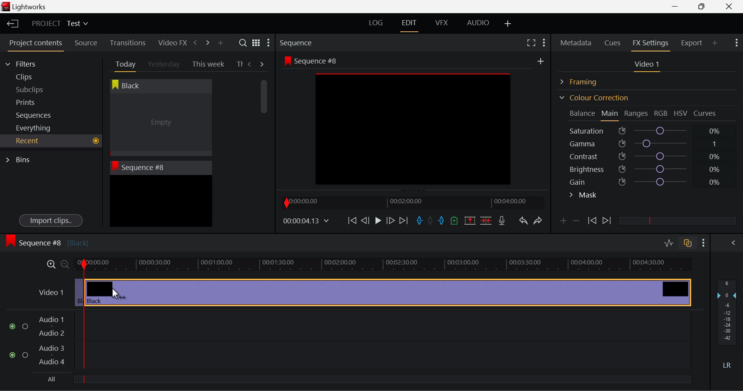 The width and height of the screenshot is (743, 391). What do you see at coordinates (648, 156) in the screenshot?
I see `Contrast` at bounding box center [648, 156].